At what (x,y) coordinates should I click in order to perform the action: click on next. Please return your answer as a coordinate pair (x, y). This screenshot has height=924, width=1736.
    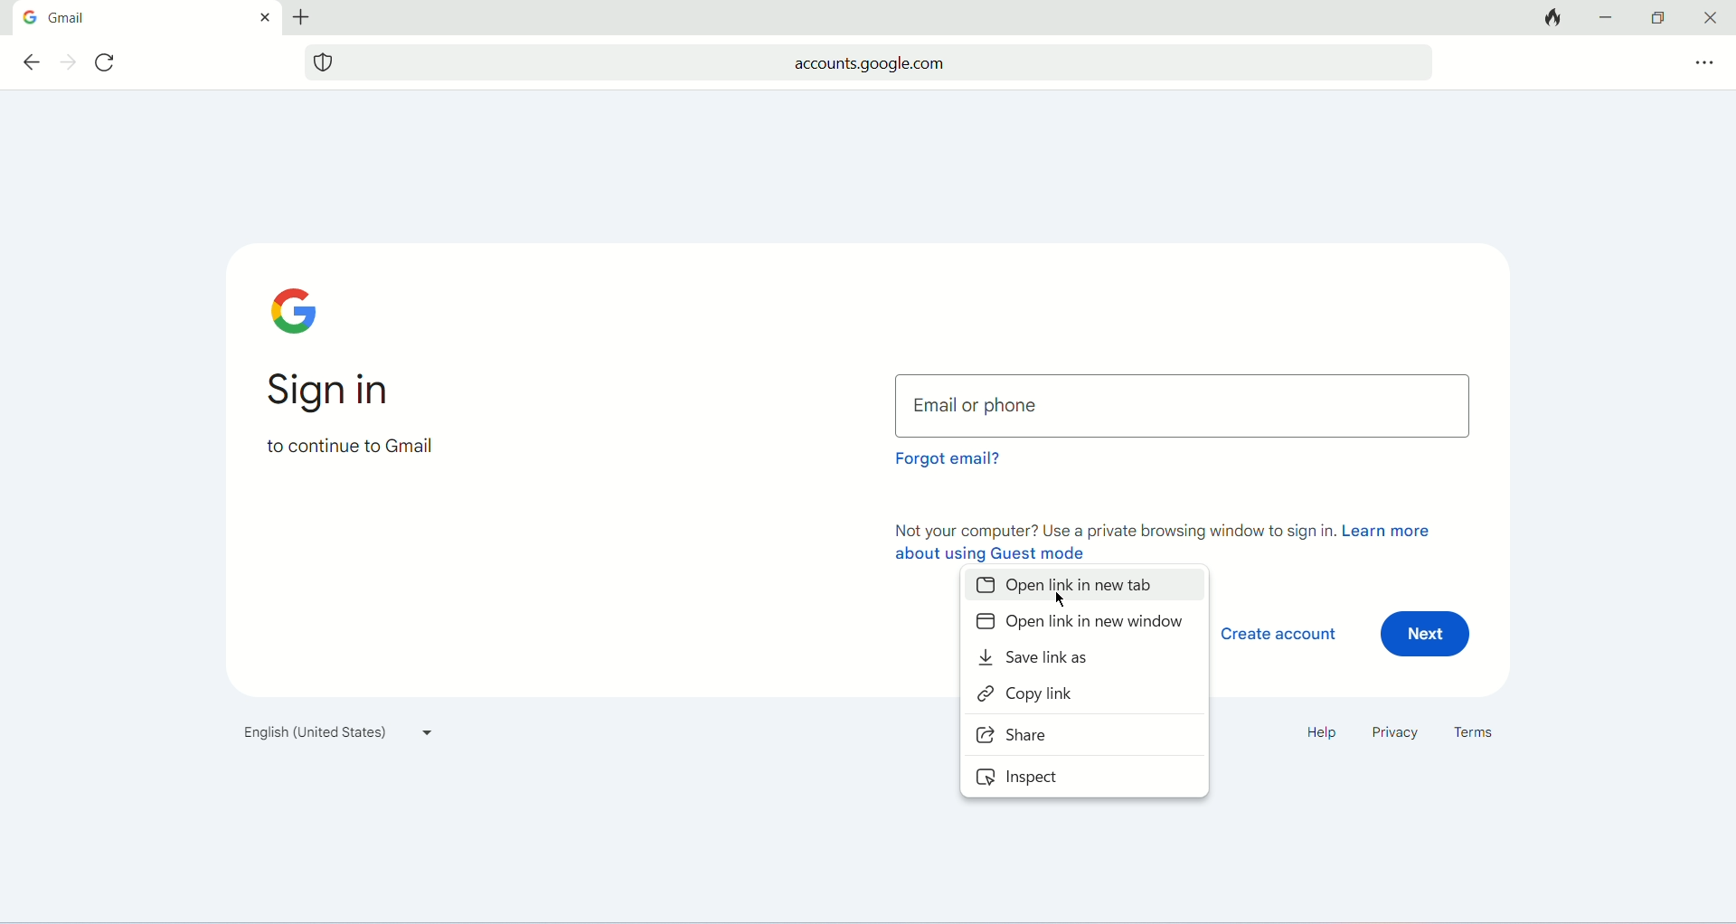
    Looking at the image, I should click on (69, 62).